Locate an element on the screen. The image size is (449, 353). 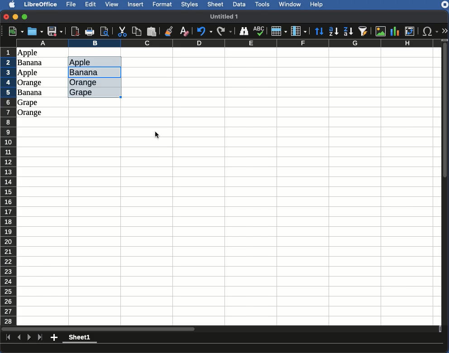
First sheet is located at coordinates (7, 338).